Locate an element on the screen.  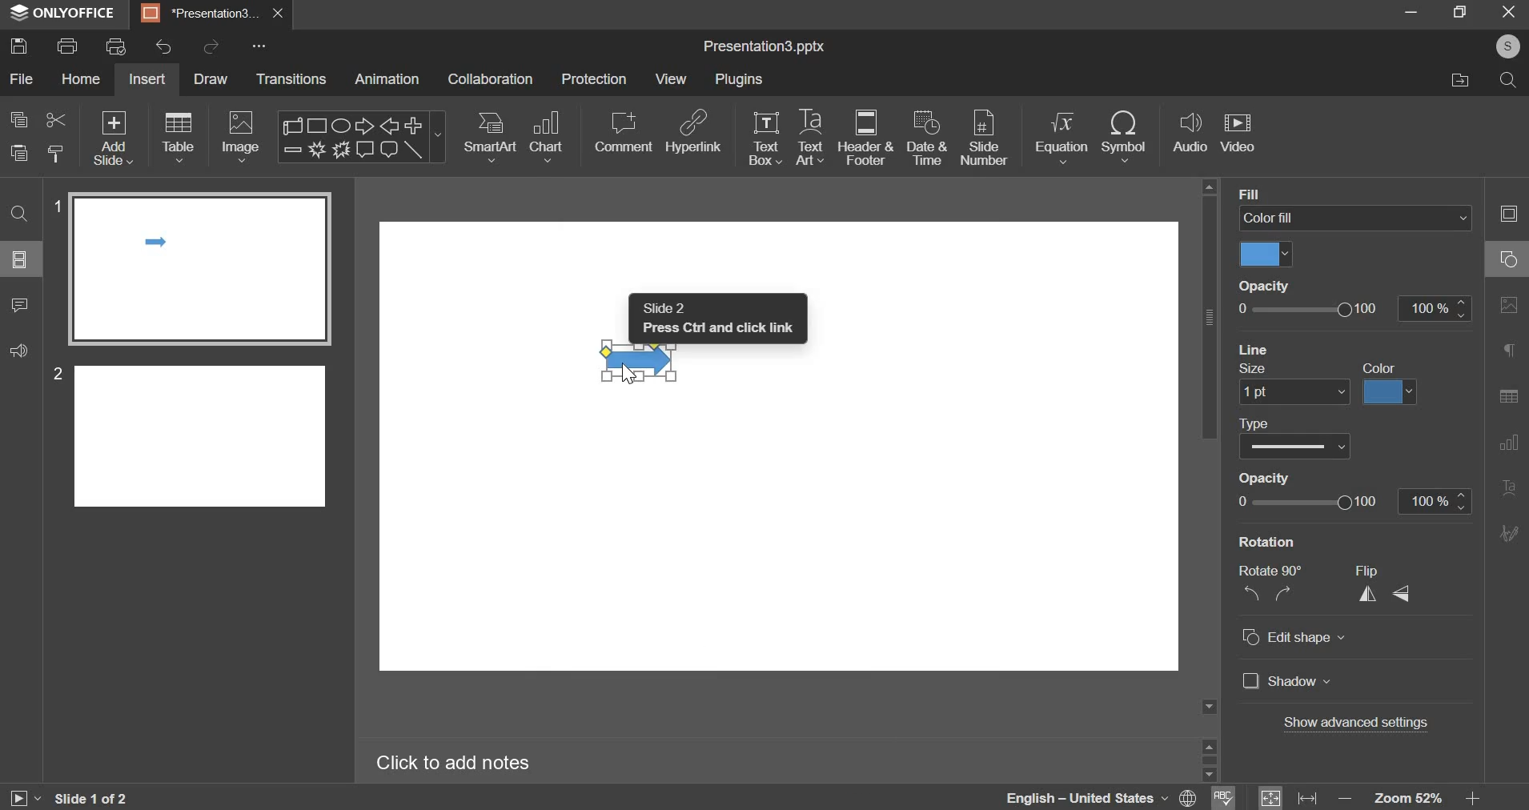
print is located at coordinates (66, 46).